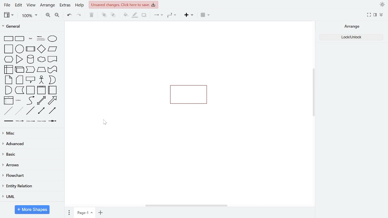 The height and width of the screenshot is (218, 388). What do you see at coordinates (382, 4) in the screenshot?
I see `appearence` at bounding box center [382, 4].